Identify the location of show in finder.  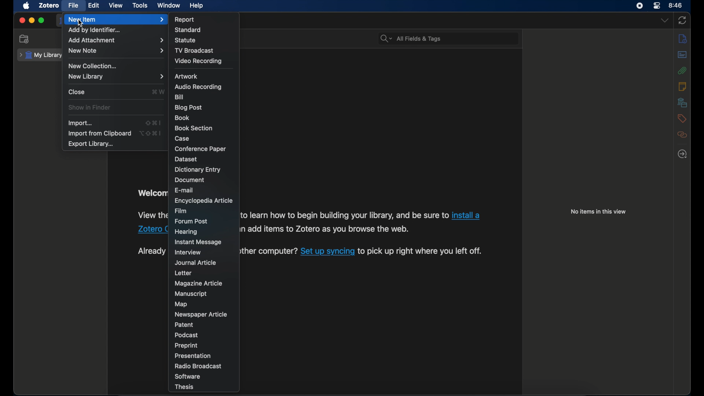
(90, 107).